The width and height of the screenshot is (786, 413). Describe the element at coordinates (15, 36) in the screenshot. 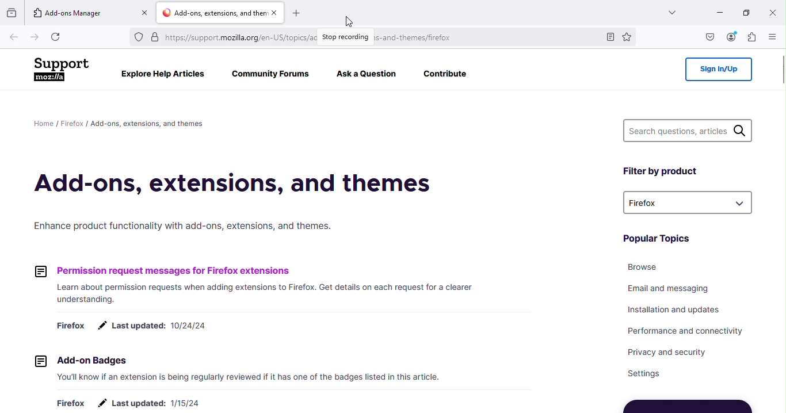

I see `Go back one page` at that location.